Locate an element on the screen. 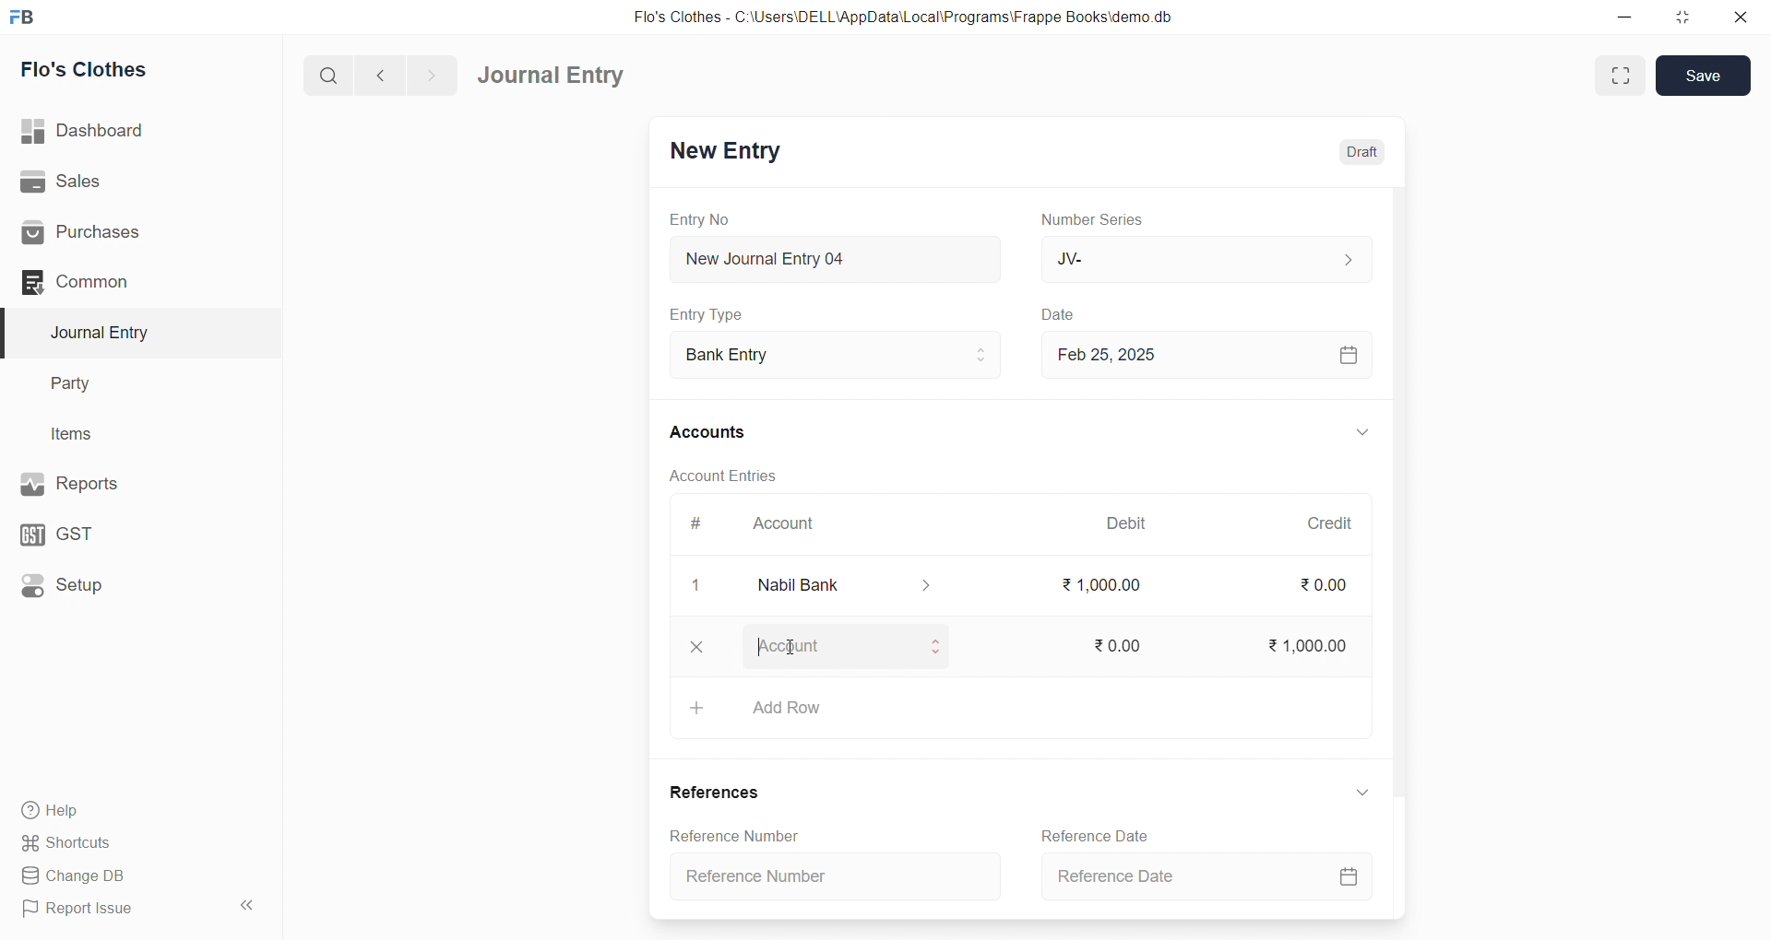 The image size is (1771, 940). Common is located at coordinates (124, 281).